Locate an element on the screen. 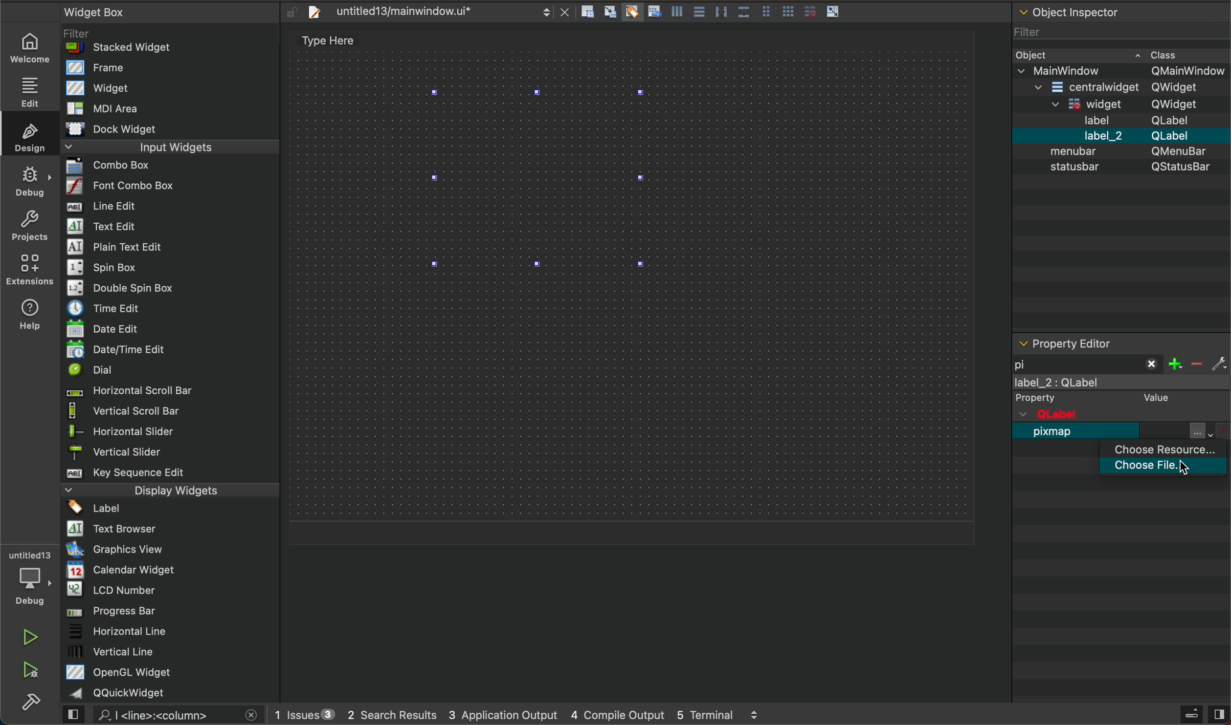  label widget is located at coordinates (541, 178).